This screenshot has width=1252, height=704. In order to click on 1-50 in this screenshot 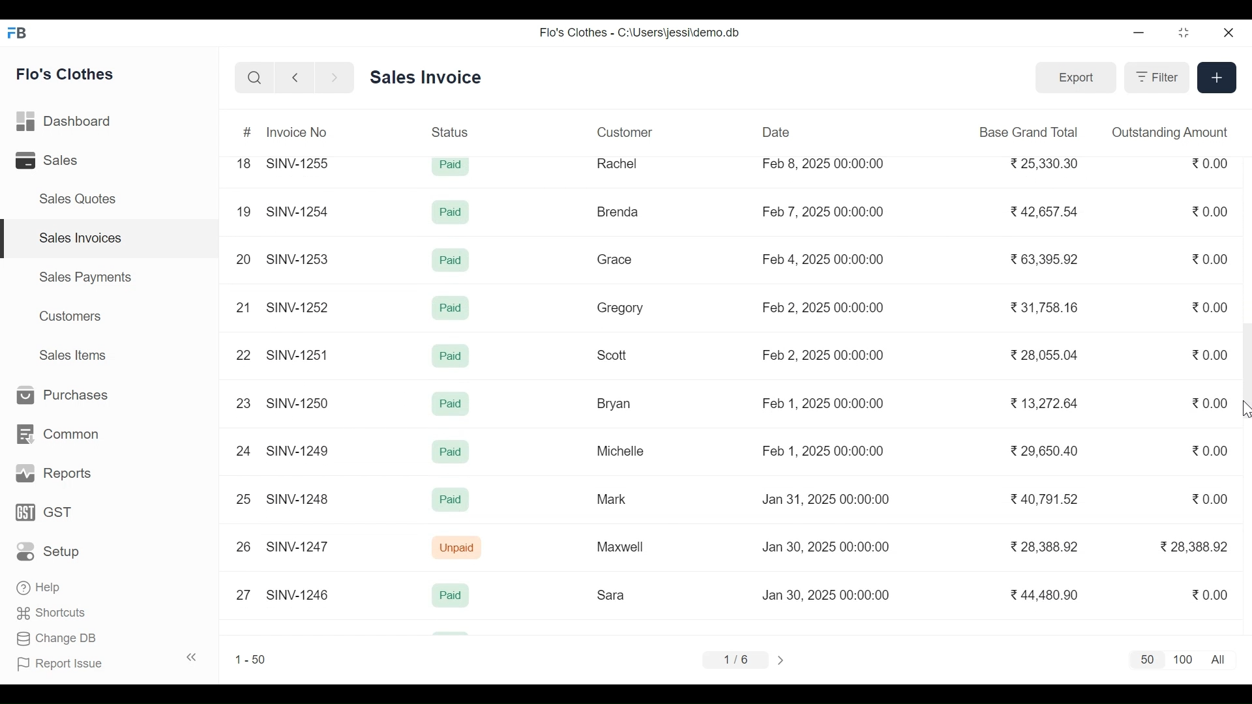, I will do `click(250, 659)`.